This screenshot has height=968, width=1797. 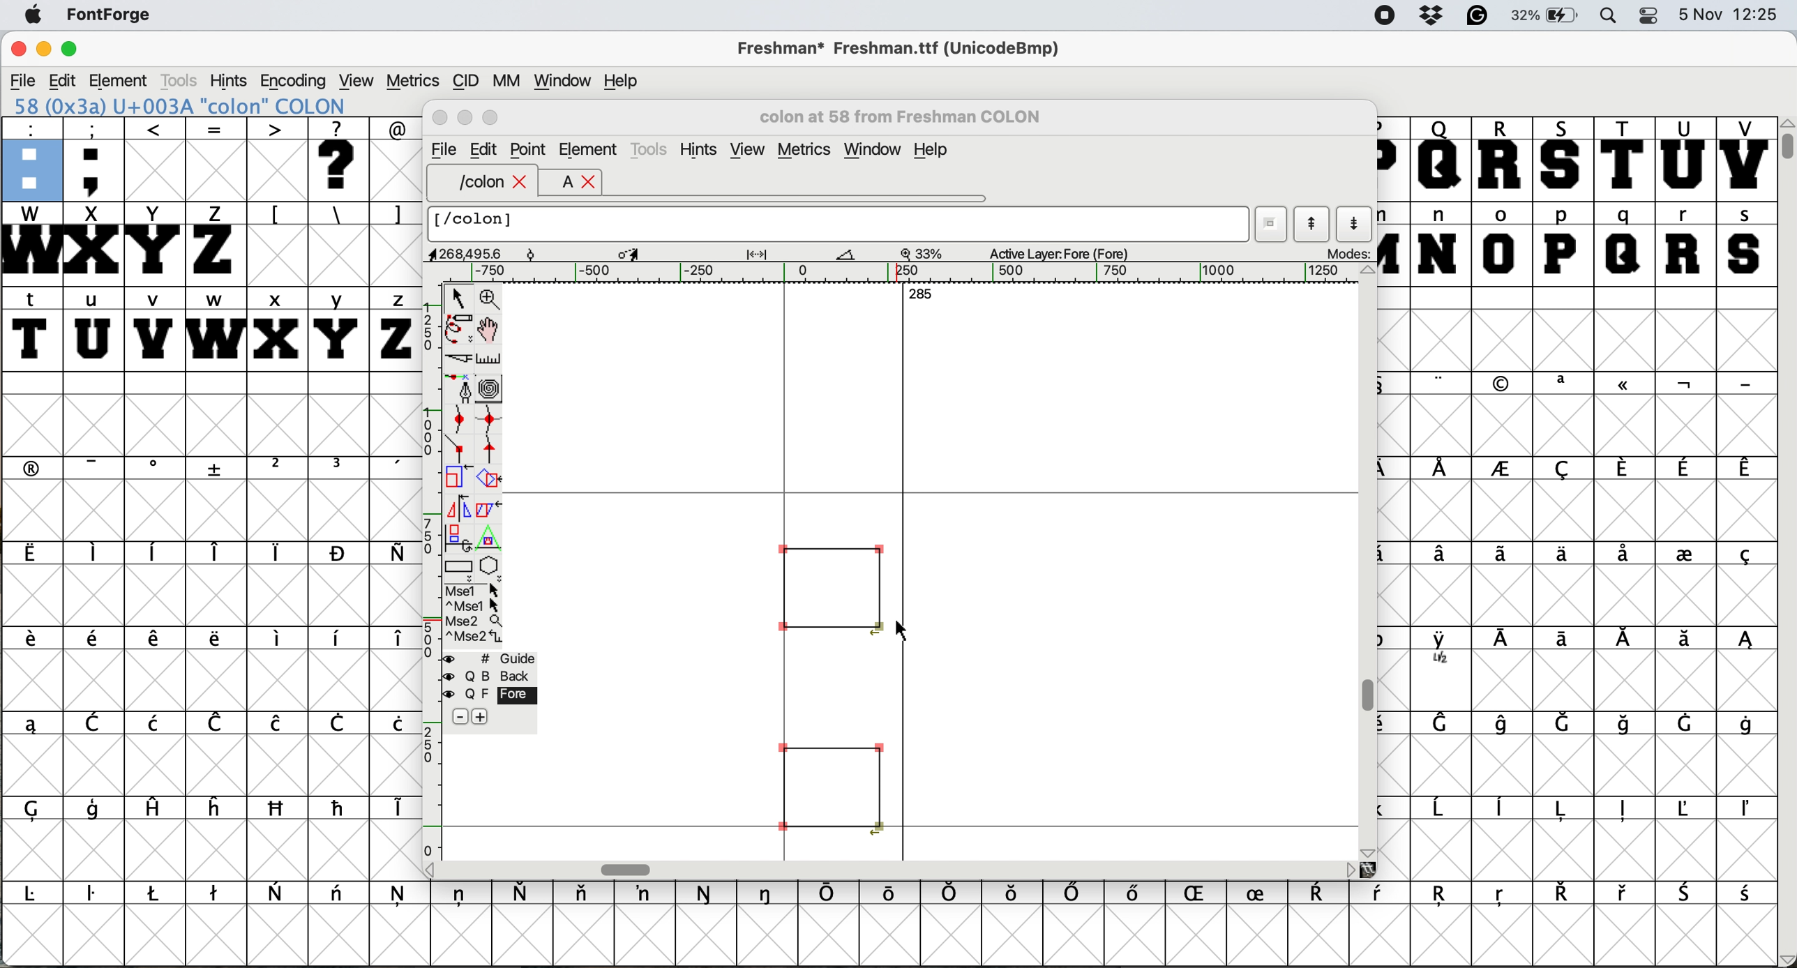 What do you see at coordinates (426, 576) in the screenshot?
I see `vertical scale` at bounding box center [426, 576].